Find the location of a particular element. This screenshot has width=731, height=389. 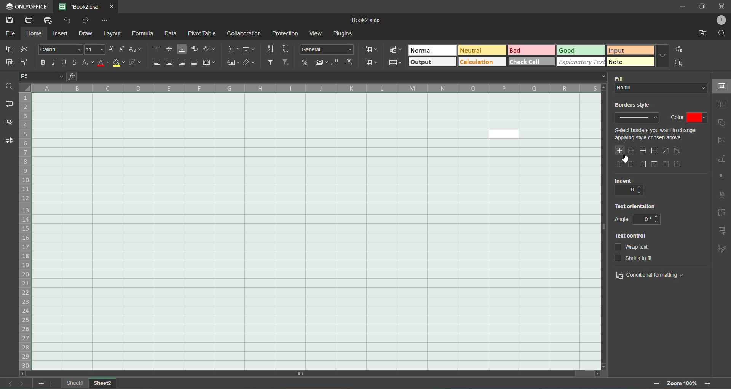

copy style is located at coordinates (27, 62).